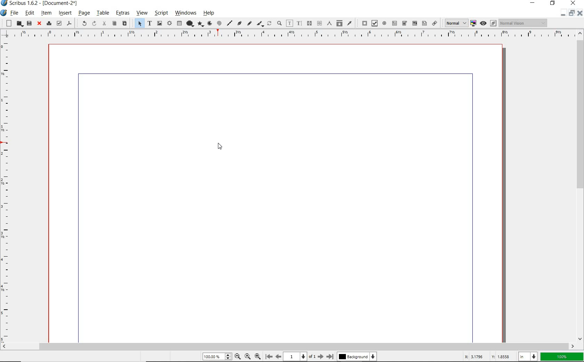  I want to click on Move to next page, so click(318, 356).